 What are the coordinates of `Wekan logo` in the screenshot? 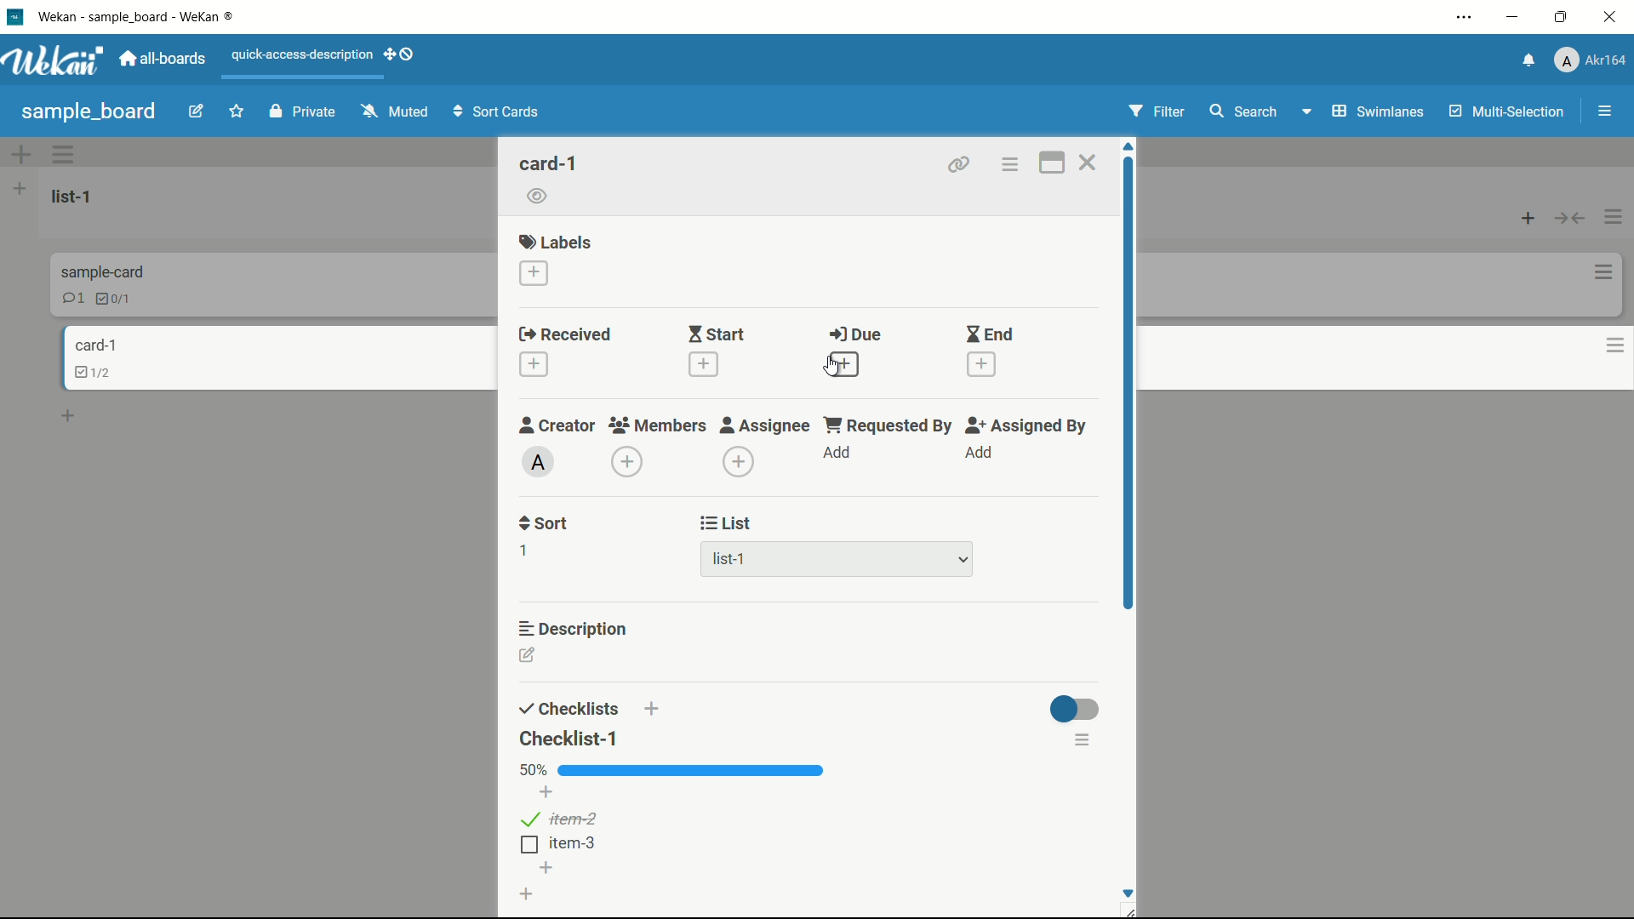 It's located at (53, 61).